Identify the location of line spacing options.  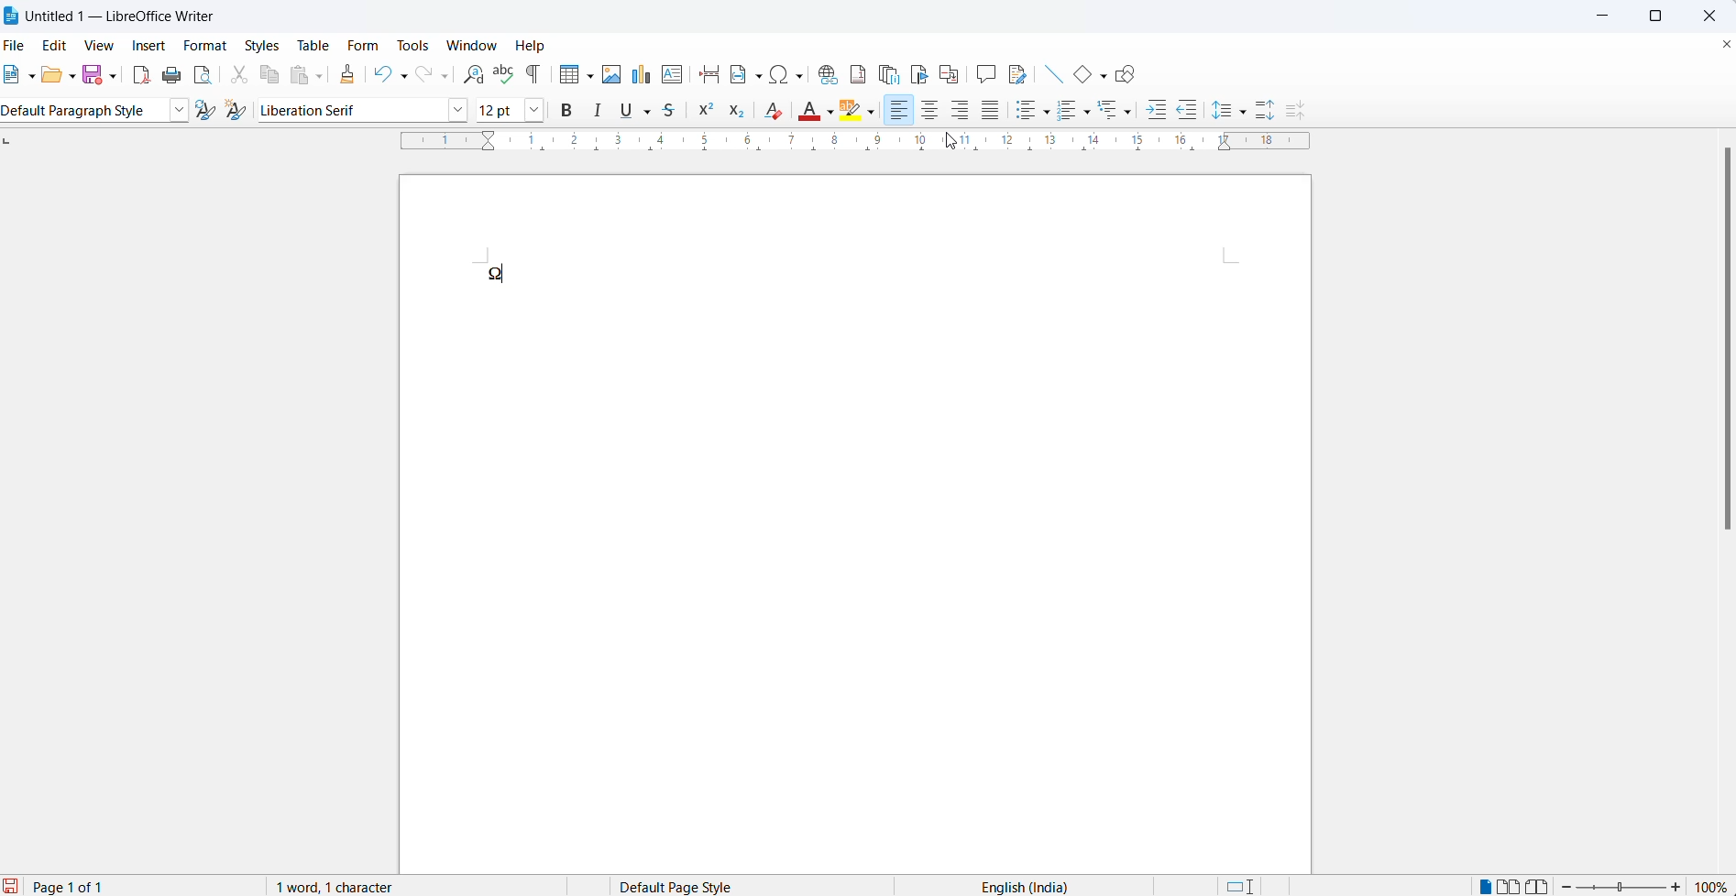
(1247, 109).